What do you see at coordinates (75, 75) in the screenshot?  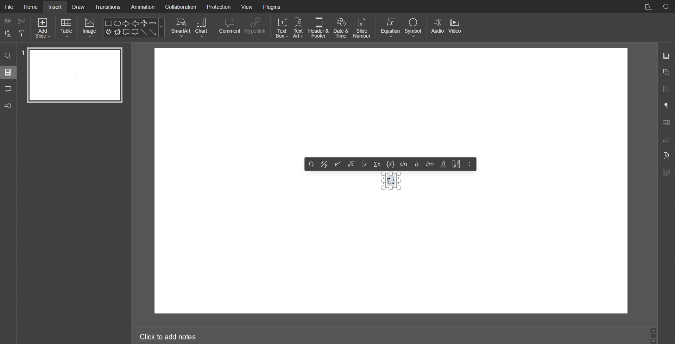 I see `Slide 1` at bounding box center [75, 75].